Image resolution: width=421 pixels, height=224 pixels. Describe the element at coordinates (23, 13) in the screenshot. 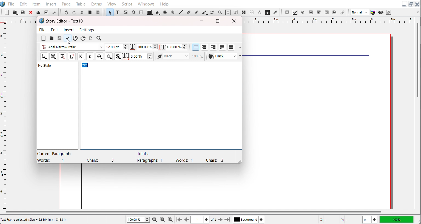

I see `Open` at that location.